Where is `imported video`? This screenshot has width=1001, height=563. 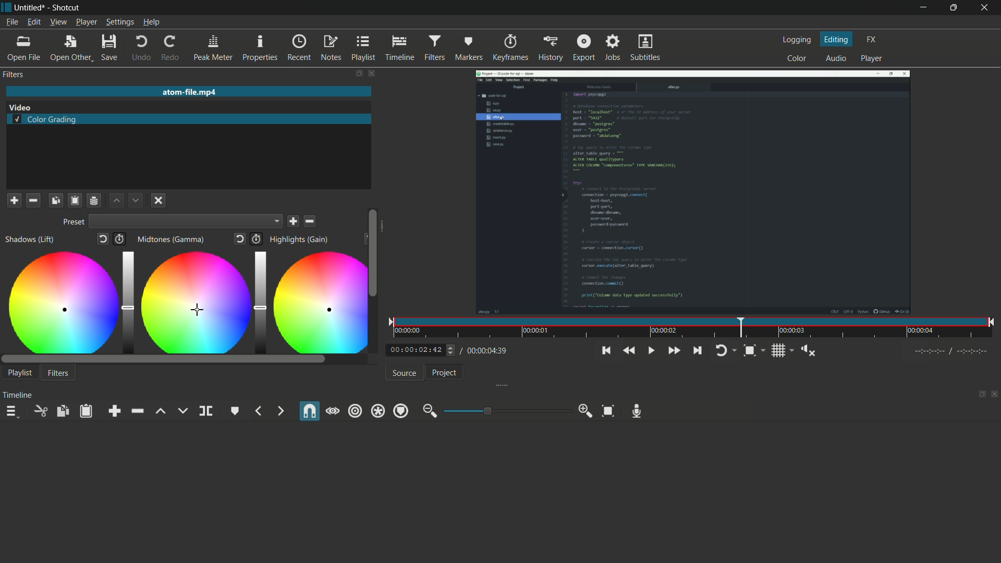 imported video is located at coordinates (692, 192).